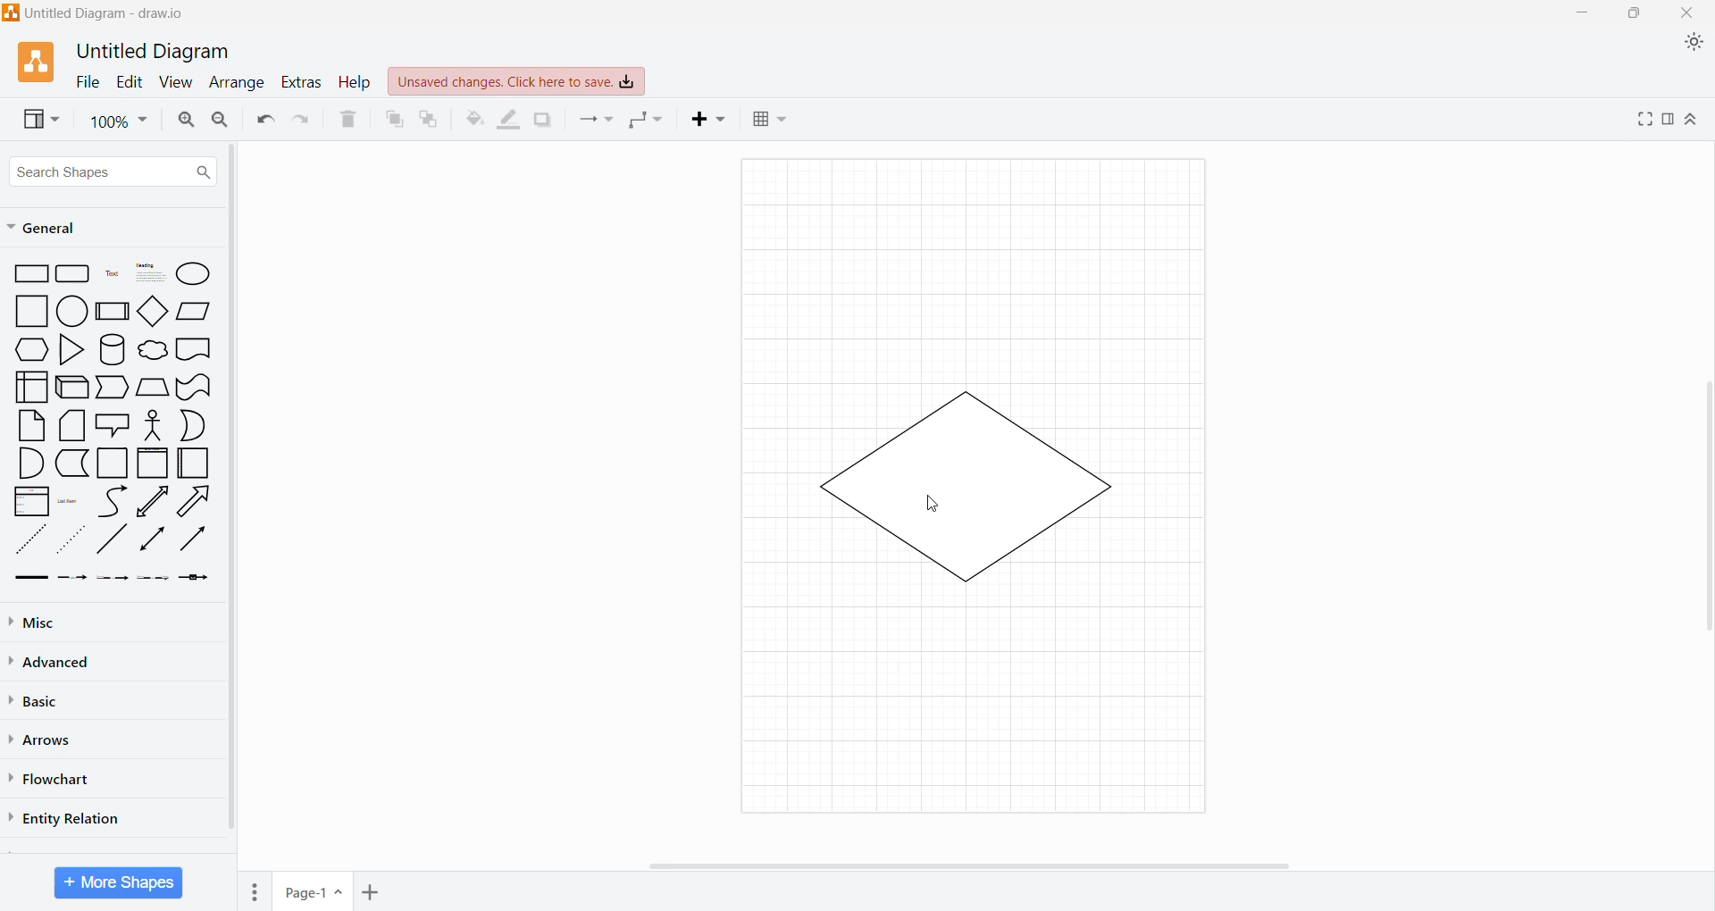  What do you see at coordinates (197, 504) in the screenshot?
I see `Arrow` at bounding box center [197, 504].